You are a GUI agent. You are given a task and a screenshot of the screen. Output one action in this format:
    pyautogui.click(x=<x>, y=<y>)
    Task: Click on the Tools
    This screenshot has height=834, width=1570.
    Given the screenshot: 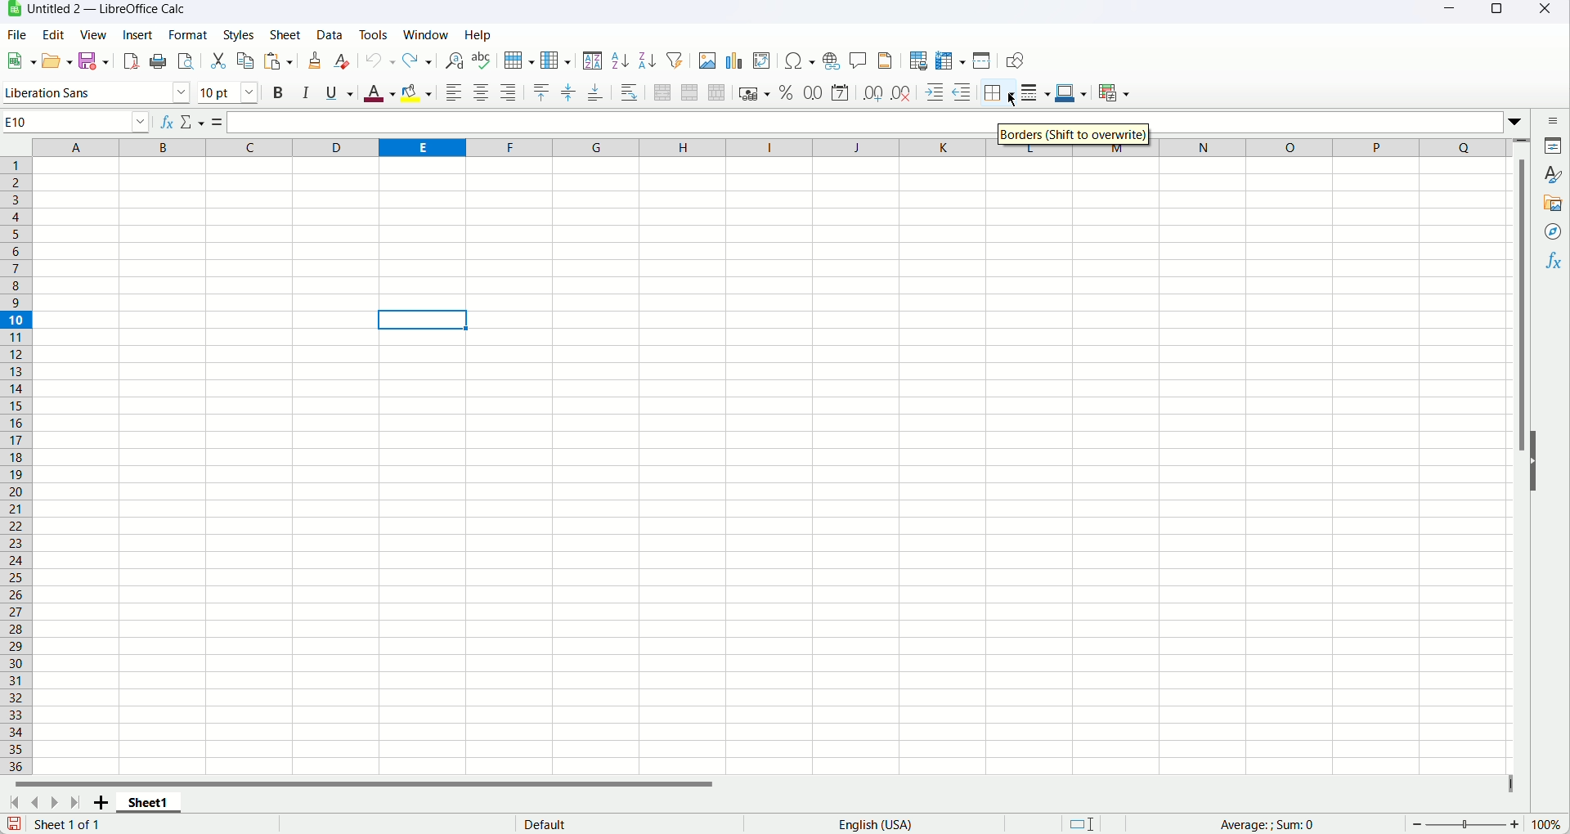 What is the action you would take?
    pyautogui.click(x=371, y=34)
    